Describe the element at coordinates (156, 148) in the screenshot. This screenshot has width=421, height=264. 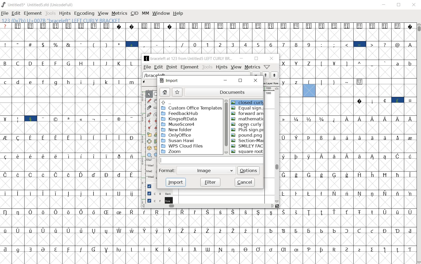
I see `perform a perspective transformation on the selection` at that location.